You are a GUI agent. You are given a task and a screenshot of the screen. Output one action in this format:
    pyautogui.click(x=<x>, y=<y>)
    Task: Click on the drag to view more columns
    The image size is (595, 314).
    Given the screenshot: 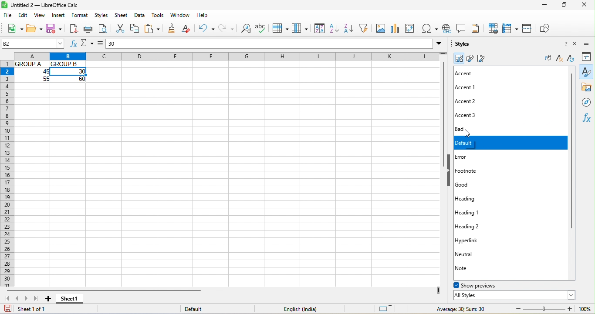 What is the action you would take?
    pyautogui.click(x=438, y=289)
    